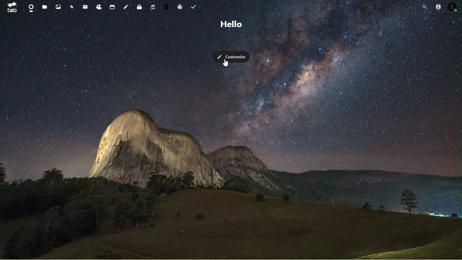 This screenshot has height=260, width=462. I want to click on Contacts, so click(439, 7).